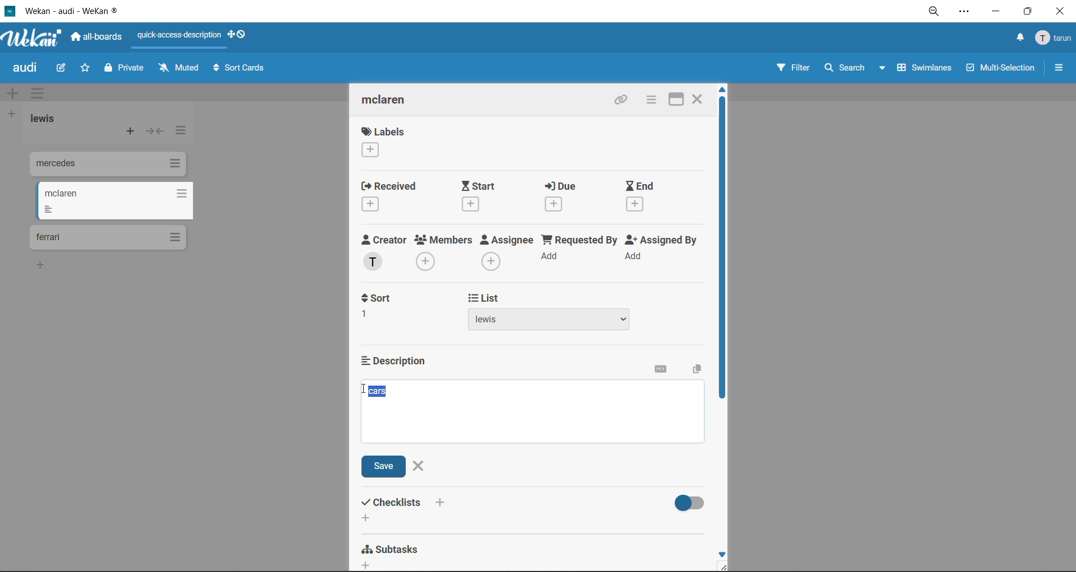  What do you see at coordinates (553, 312) in the screenshot?
I see `list` at bounding box center [553, 312].